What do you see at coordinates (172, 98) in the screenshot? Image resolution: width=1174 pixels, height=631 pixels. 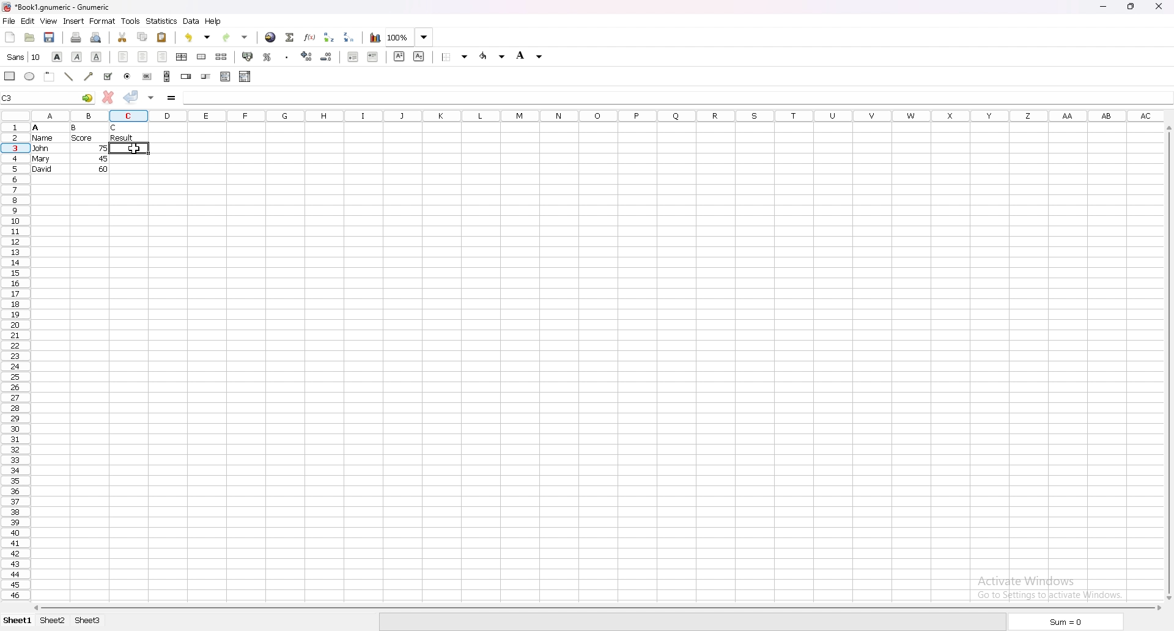 I see `formula` at bounding box center [172, 98].